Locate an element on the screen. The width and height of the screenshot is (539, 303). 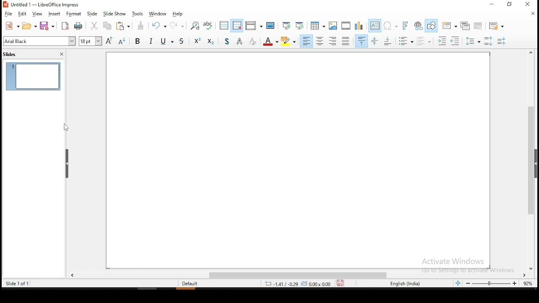
toggle unordered list is located at coordinates (407, 42).